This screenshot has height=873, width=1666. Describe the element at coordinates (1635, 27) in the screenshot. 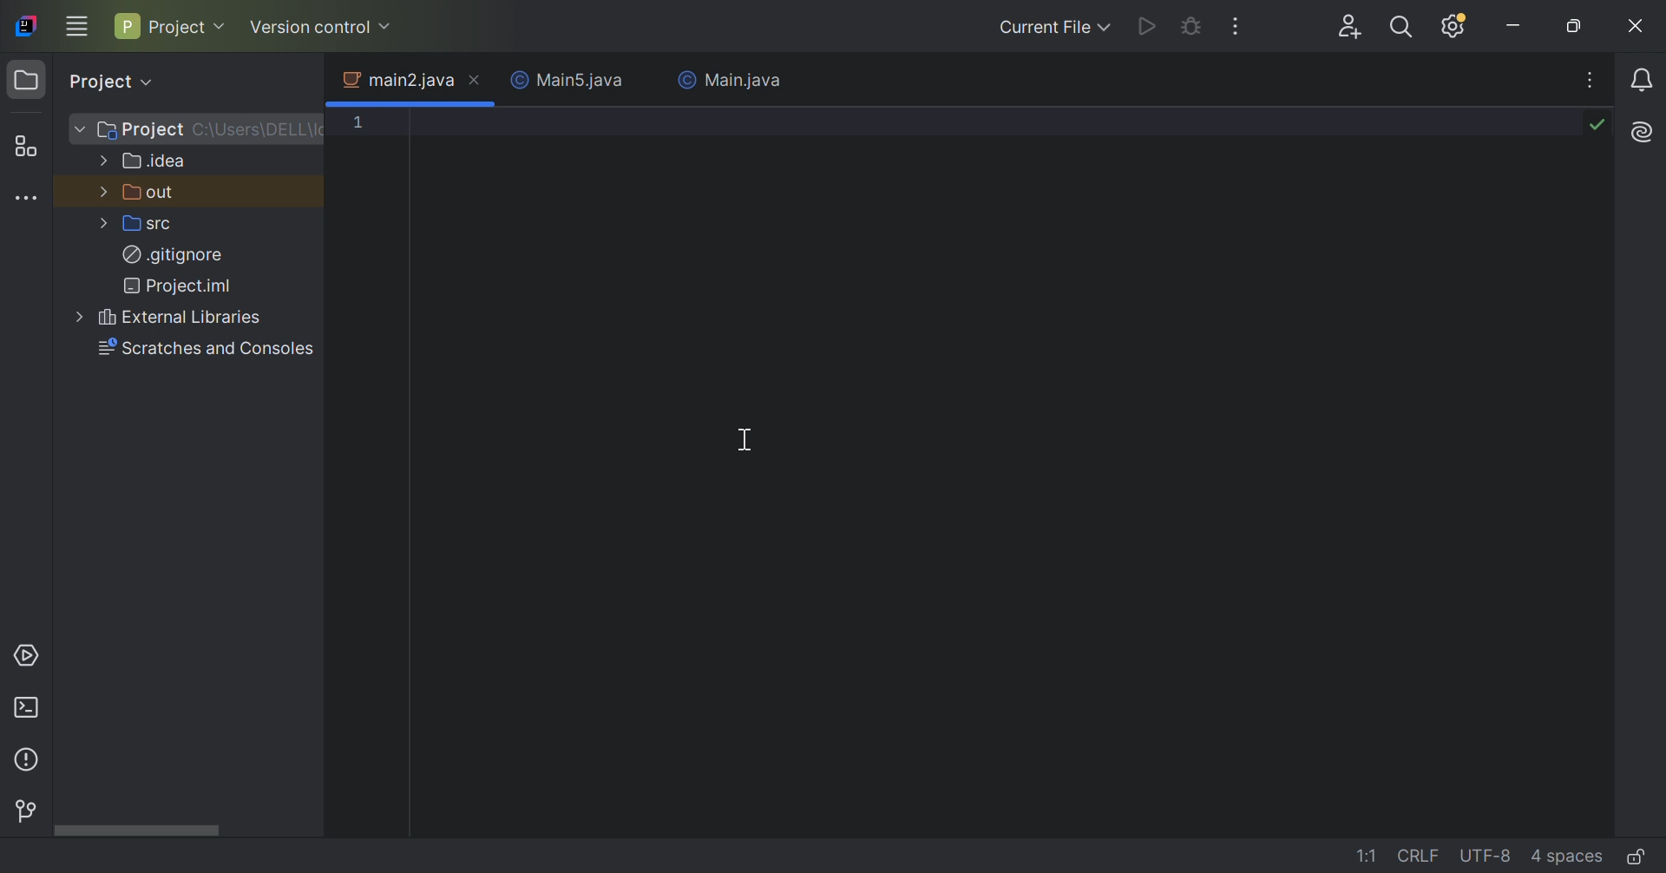

I see `Close` at that location.